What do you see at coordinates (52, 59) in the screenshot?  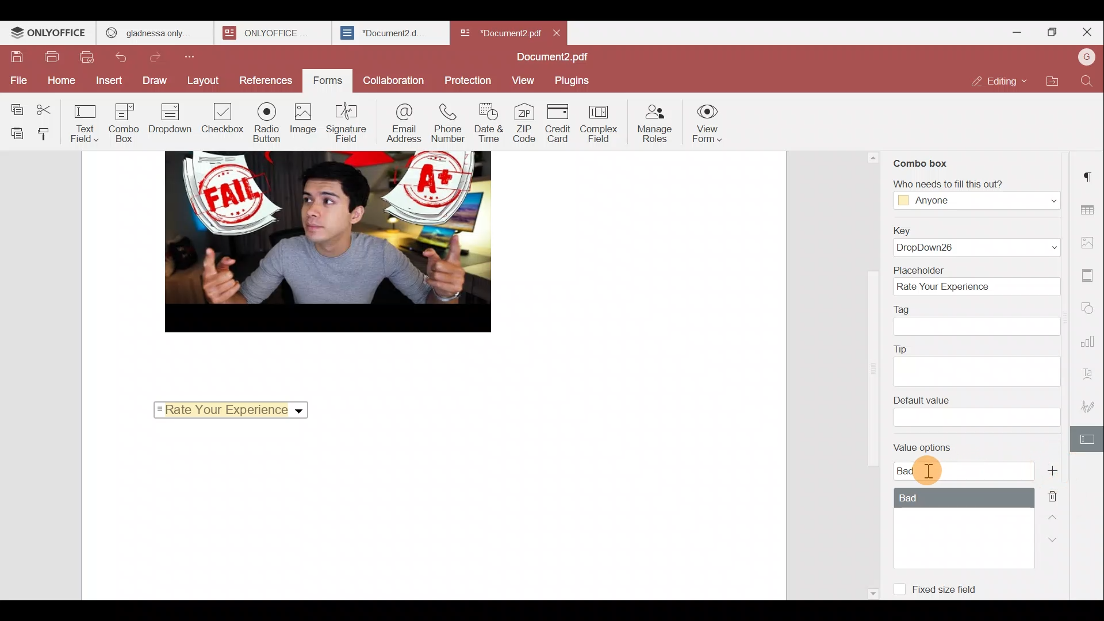 I see `Print file` at bounding box center [52, 59].